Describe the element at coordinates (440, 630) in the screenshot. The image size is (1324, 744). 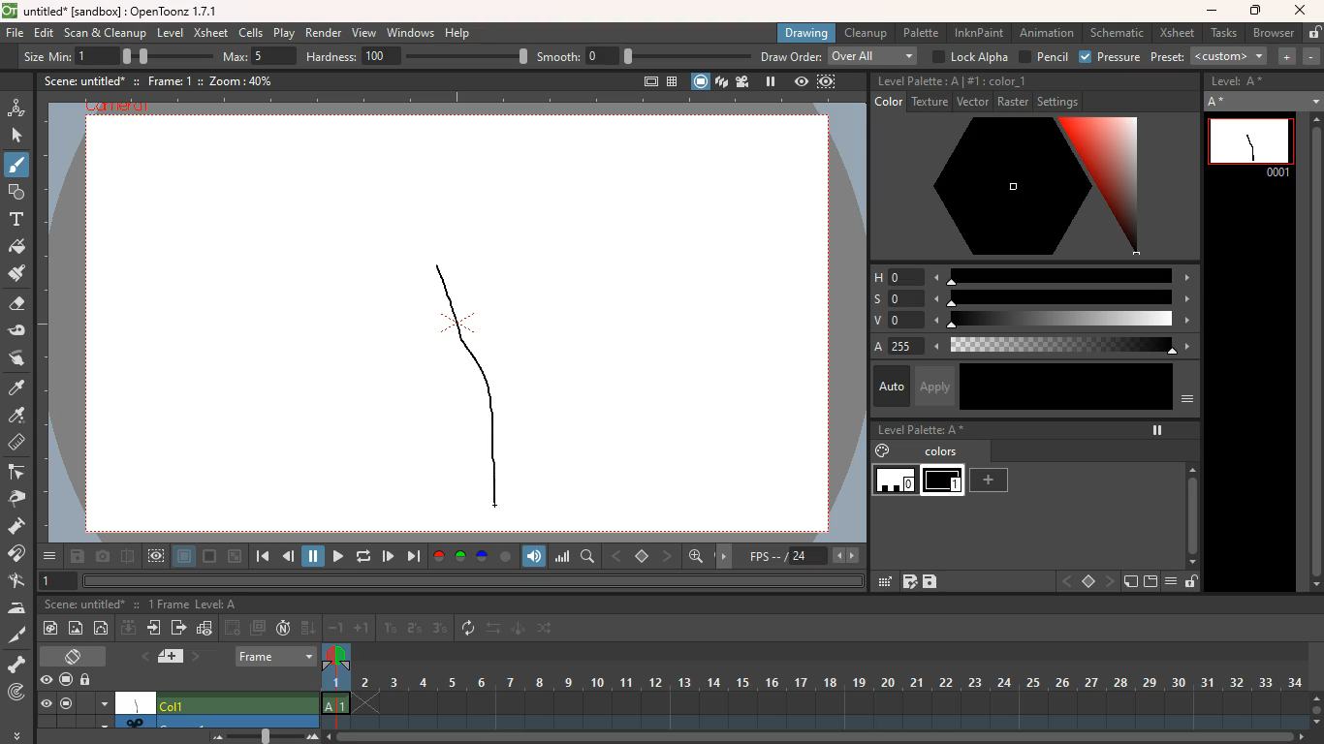
I see `3` at that location.